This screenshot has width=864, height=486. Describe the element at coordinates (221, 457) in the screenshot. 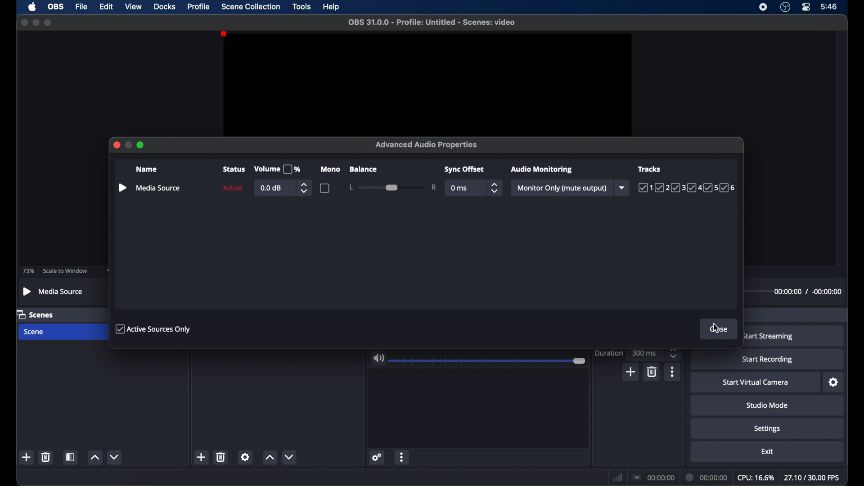

I see `delete` at that location.